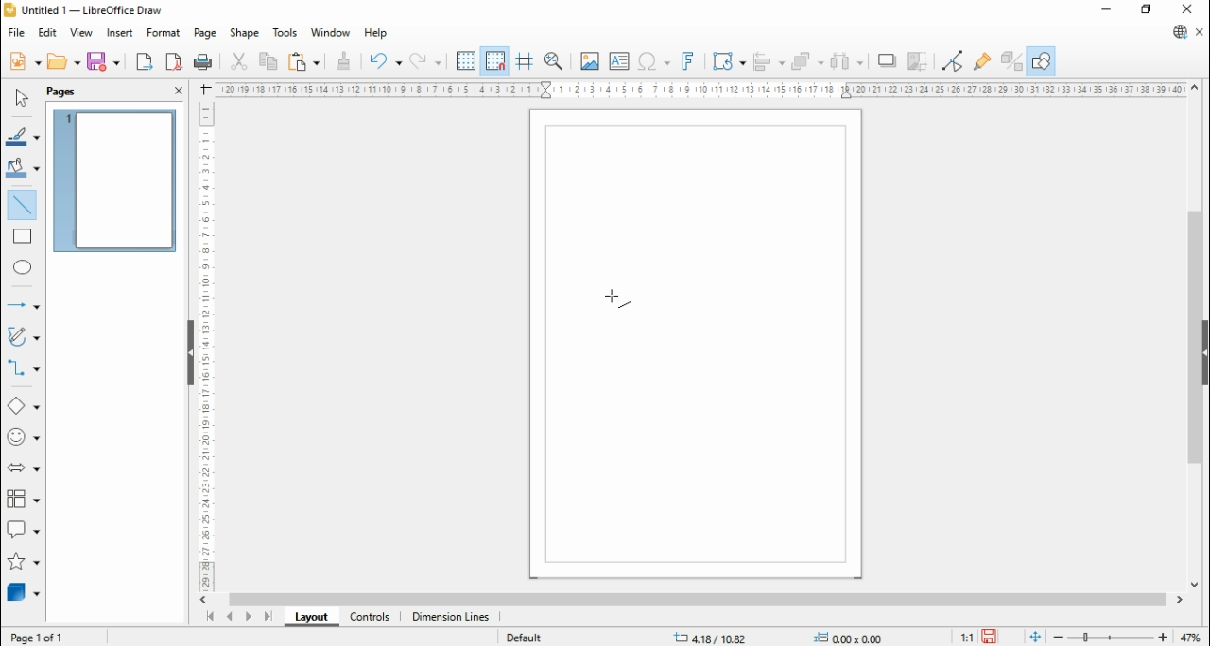 This screenshot has width=1210, height=646. What do you see at coordinates (268, 616) in the screenshot?
I see `last page` at bounding box center [268, 616].